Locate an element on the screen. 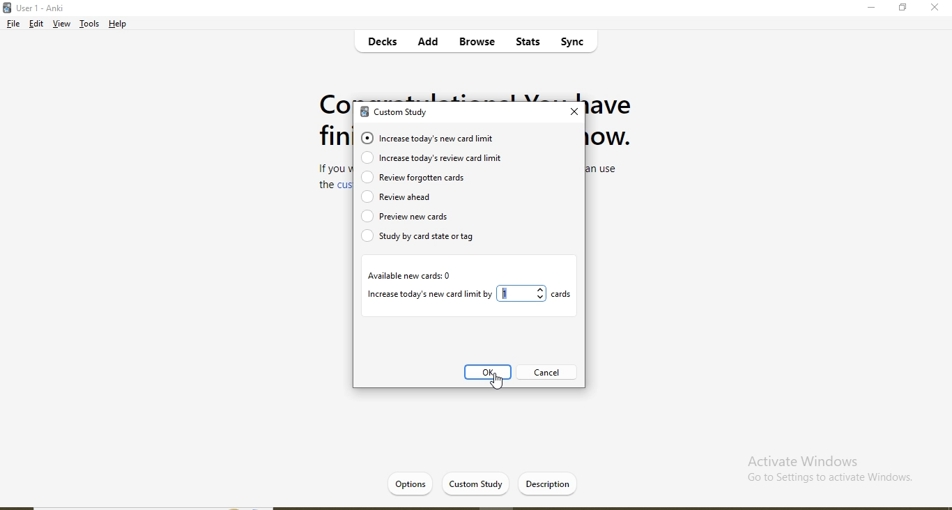  close is located at coordinates (574, 112).